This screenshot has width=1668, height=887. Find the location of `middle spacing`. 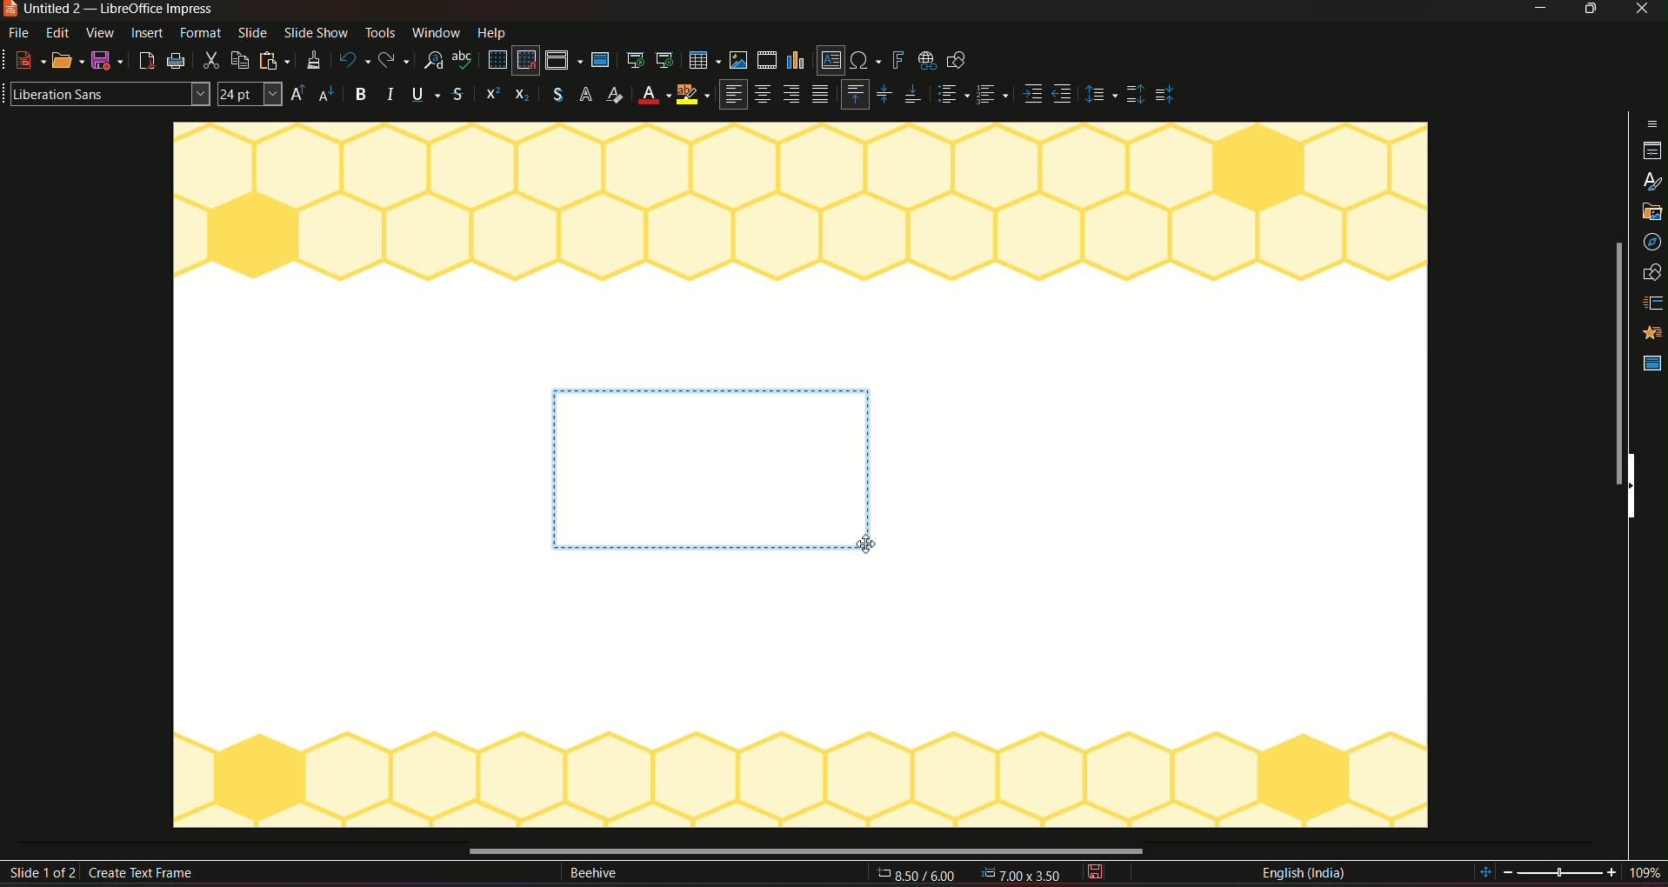

middle spacing is located at coordinates (1169, 95).